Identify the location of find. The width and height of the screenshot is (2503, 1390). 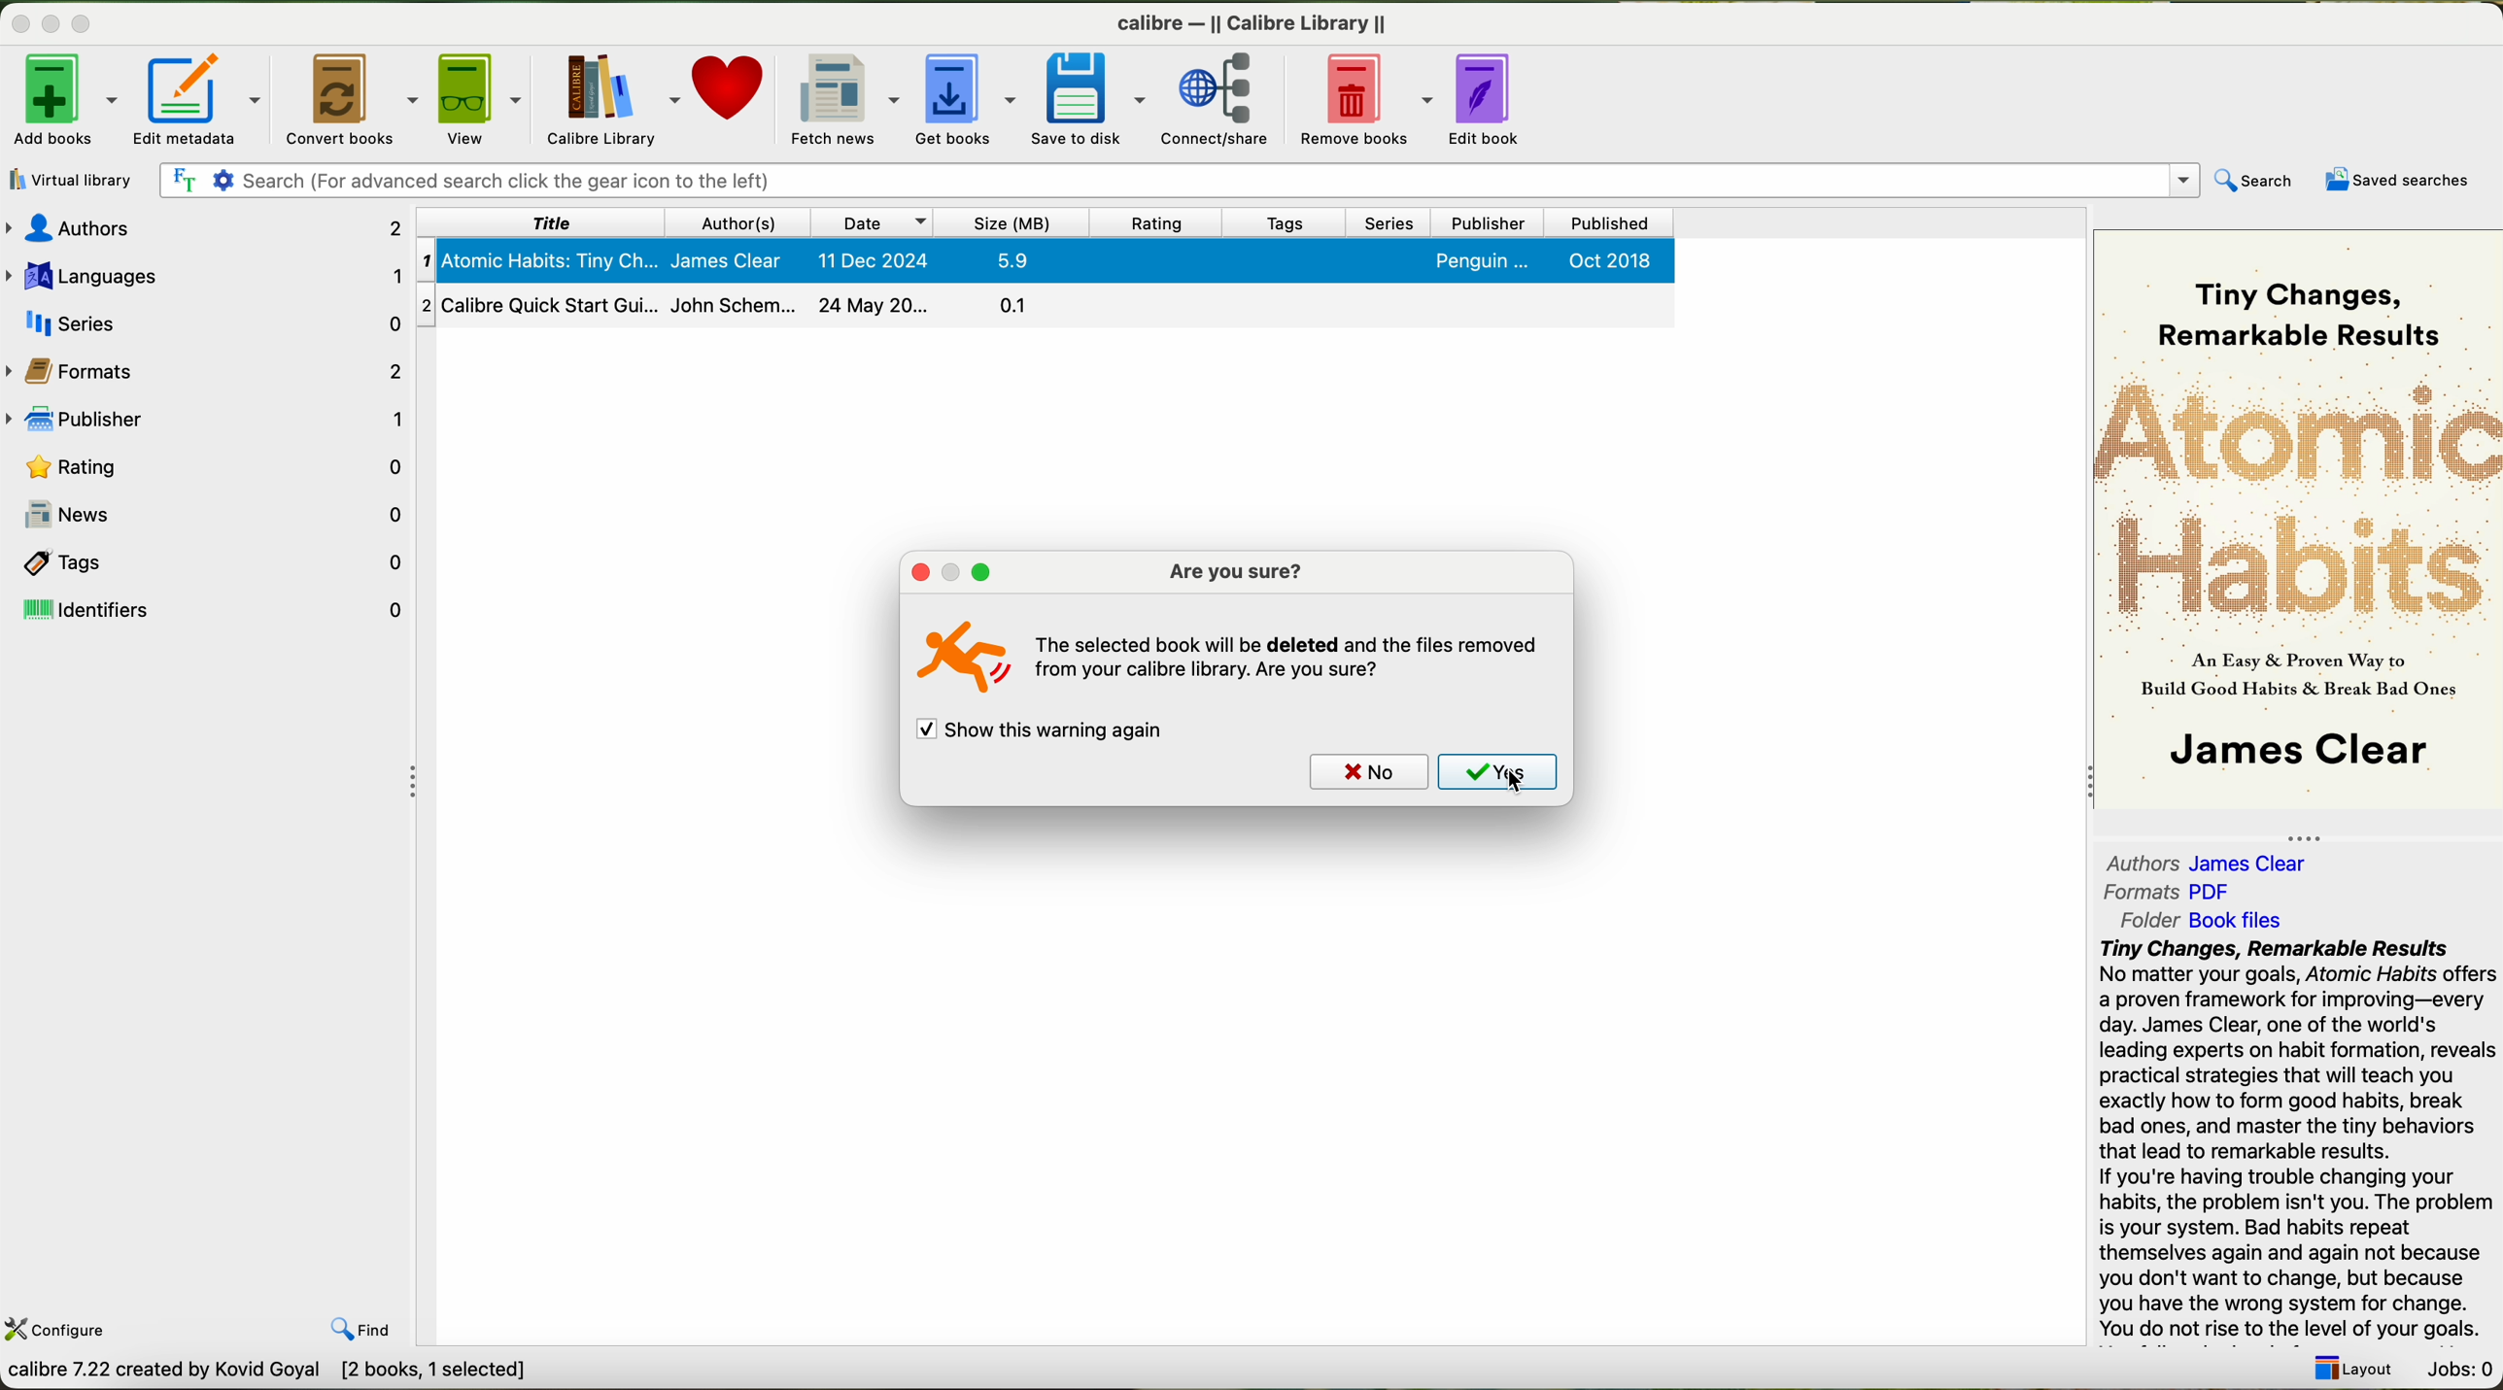
(366, 1332).